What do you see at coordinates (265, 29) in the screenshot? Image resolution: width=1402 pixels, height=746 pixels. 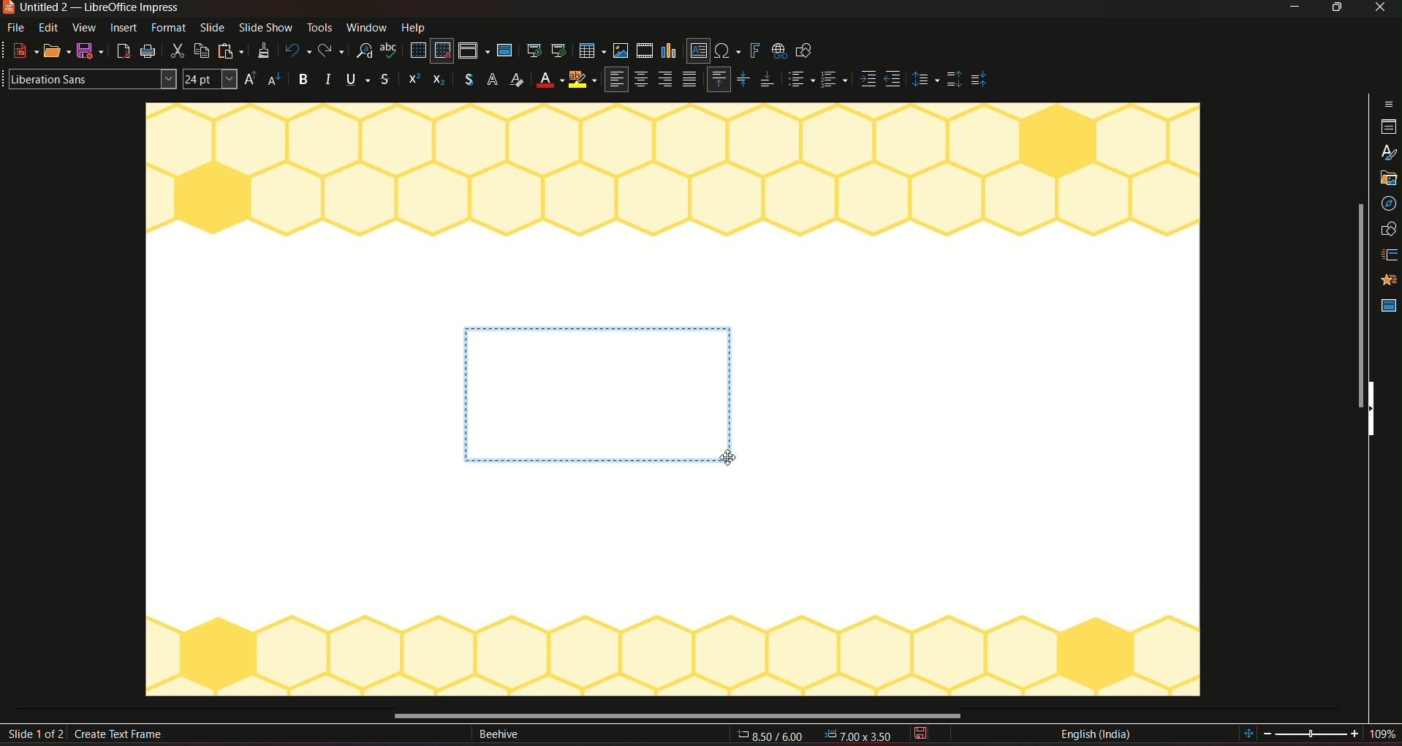 I see `slideshow` at bounding box center [265, 29].